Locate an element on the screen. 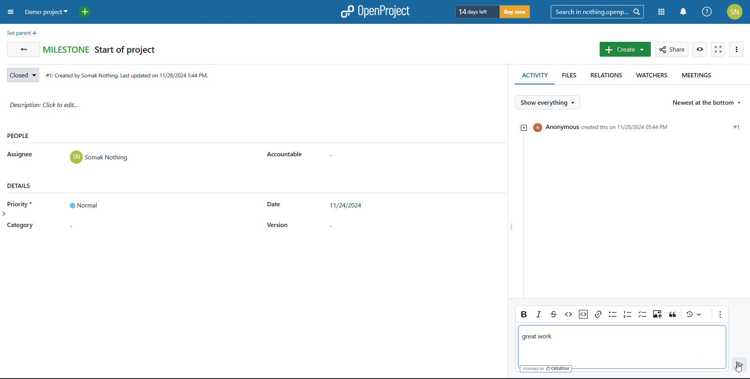 The image size is (750, 379). description: click to add edit is located at coordinates (254, 106).